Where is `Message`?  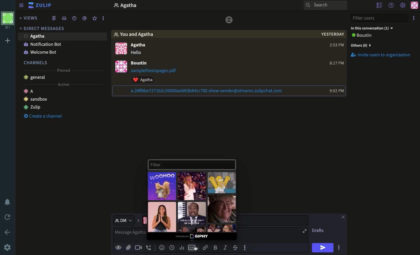
Message is located at coordinates (131, 235).